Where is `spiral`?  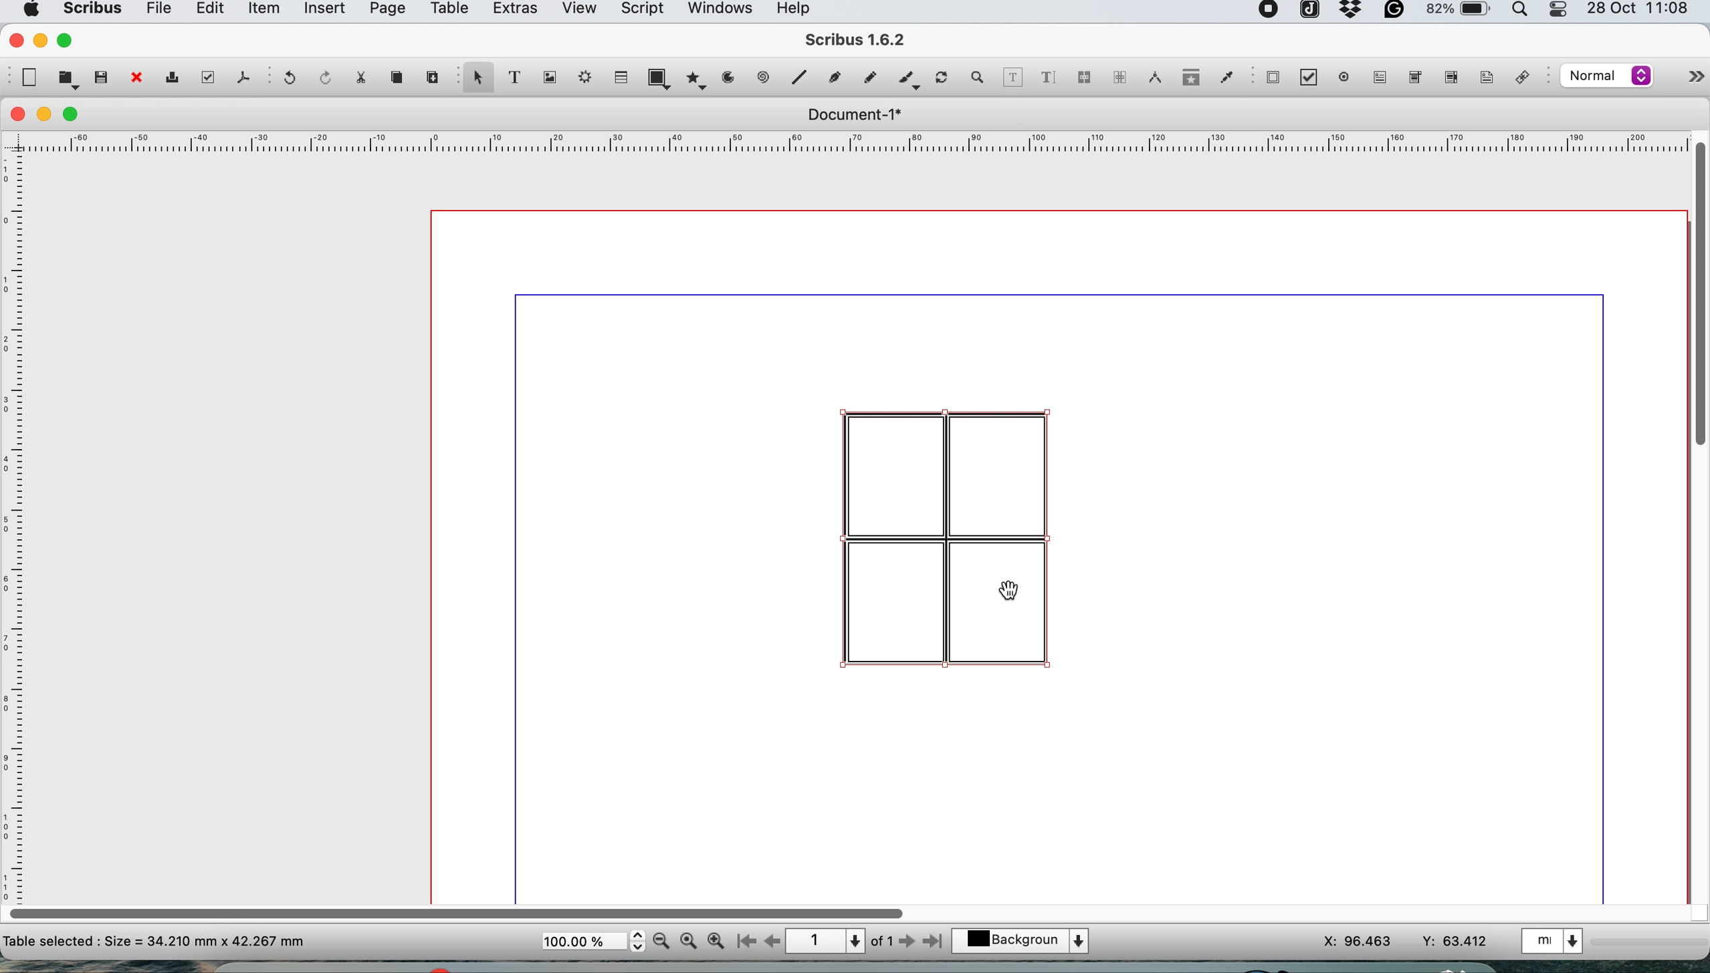 spiral is located at coordinates (765, 77).